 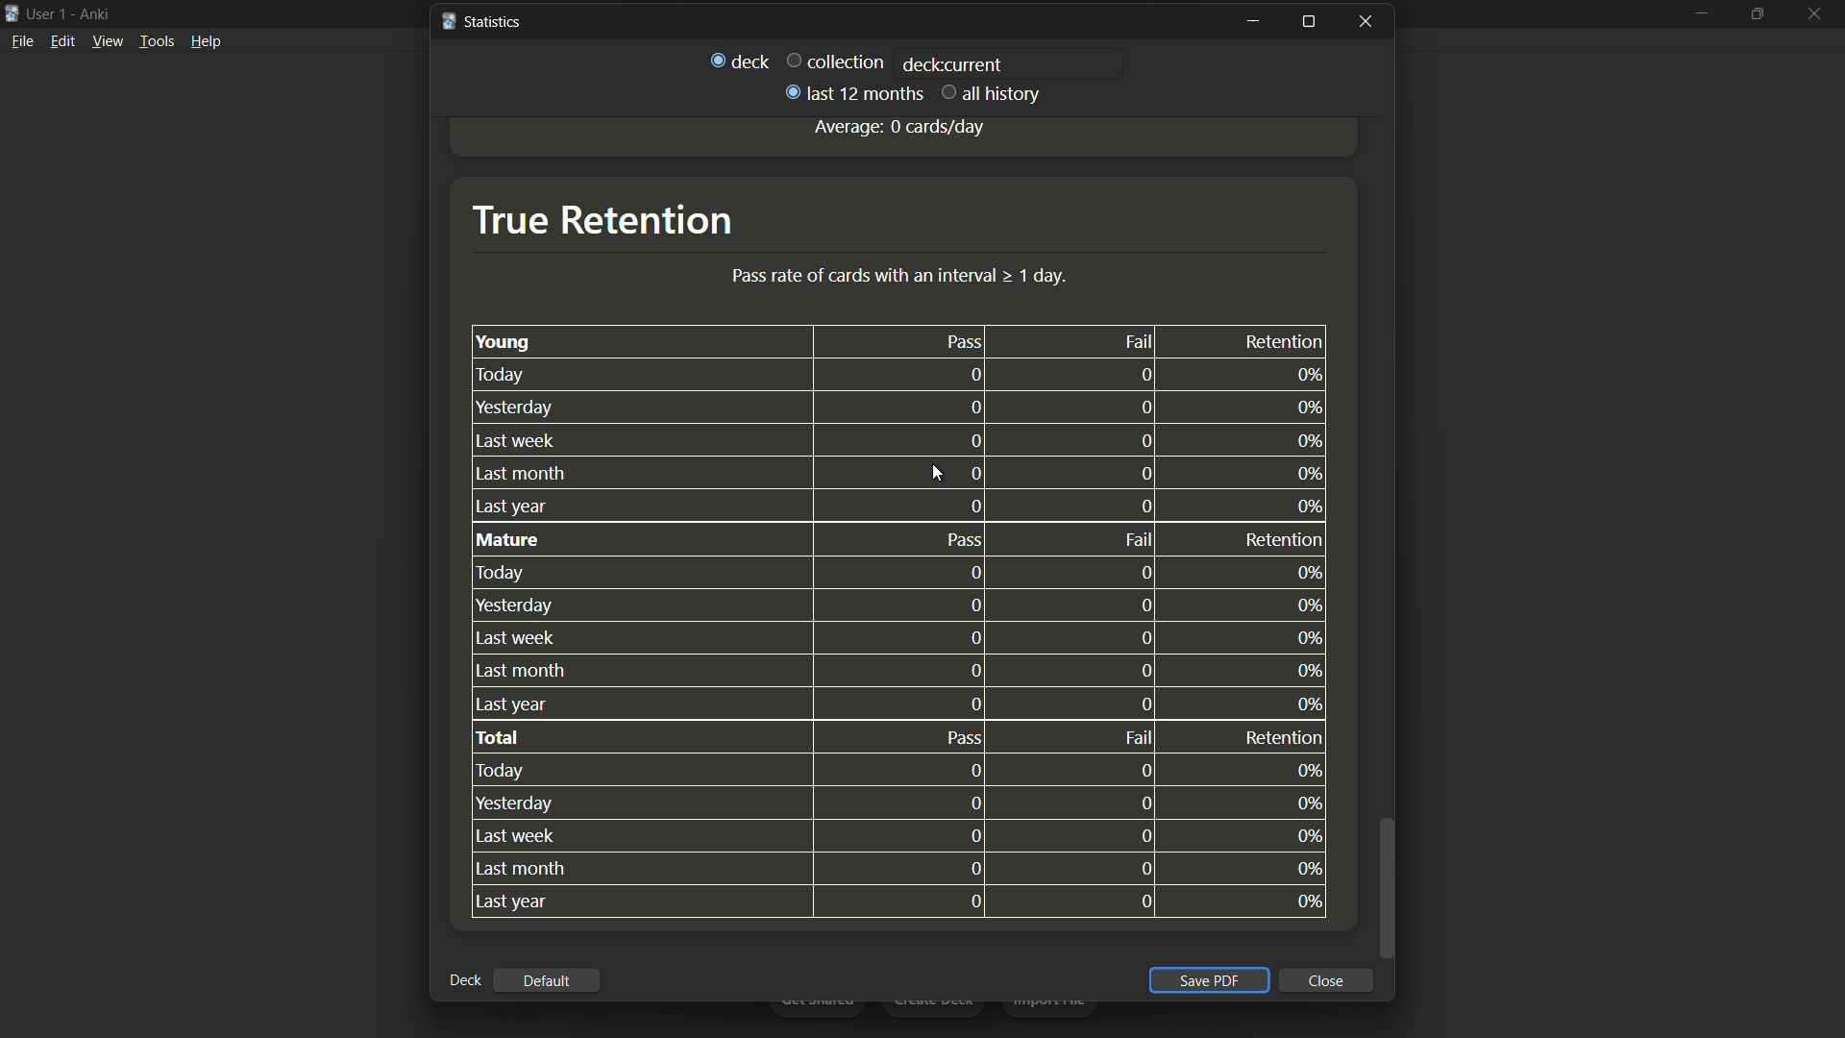 I want to click on scroll bar, so click(x=1386, y=886).